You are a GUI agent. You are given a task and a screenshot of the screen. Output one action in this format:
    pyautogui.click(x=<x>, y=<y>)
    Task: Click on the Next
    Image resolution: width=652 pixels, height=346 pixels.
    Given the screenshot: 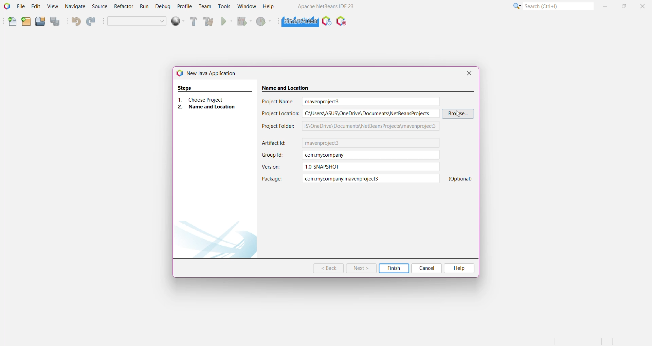 What is the action you would take?
    pyautogui.click(x=361, y=269)
    